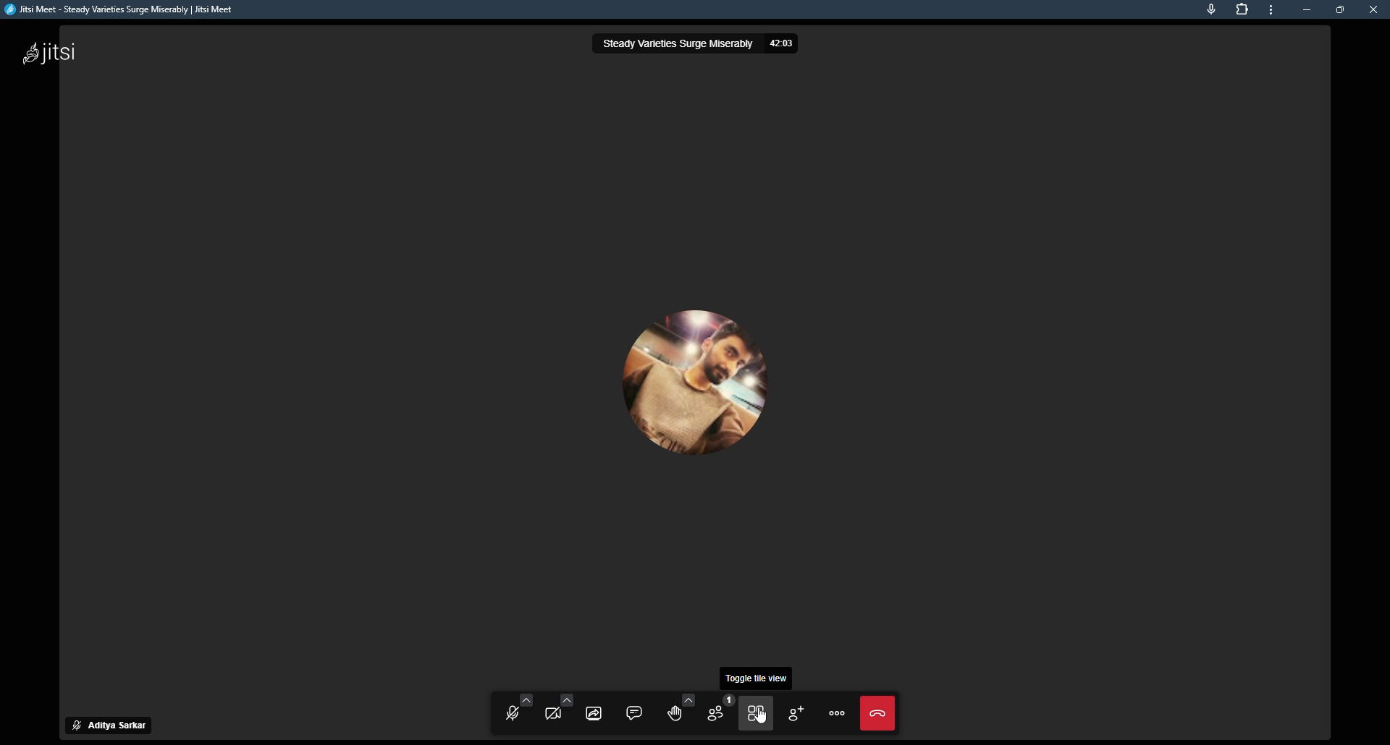 This screenshot has width=1390, height=745. What do you see at coordinates (557, 711) in the screenshot?
I see `start camera` at bounding box center [557, 711].